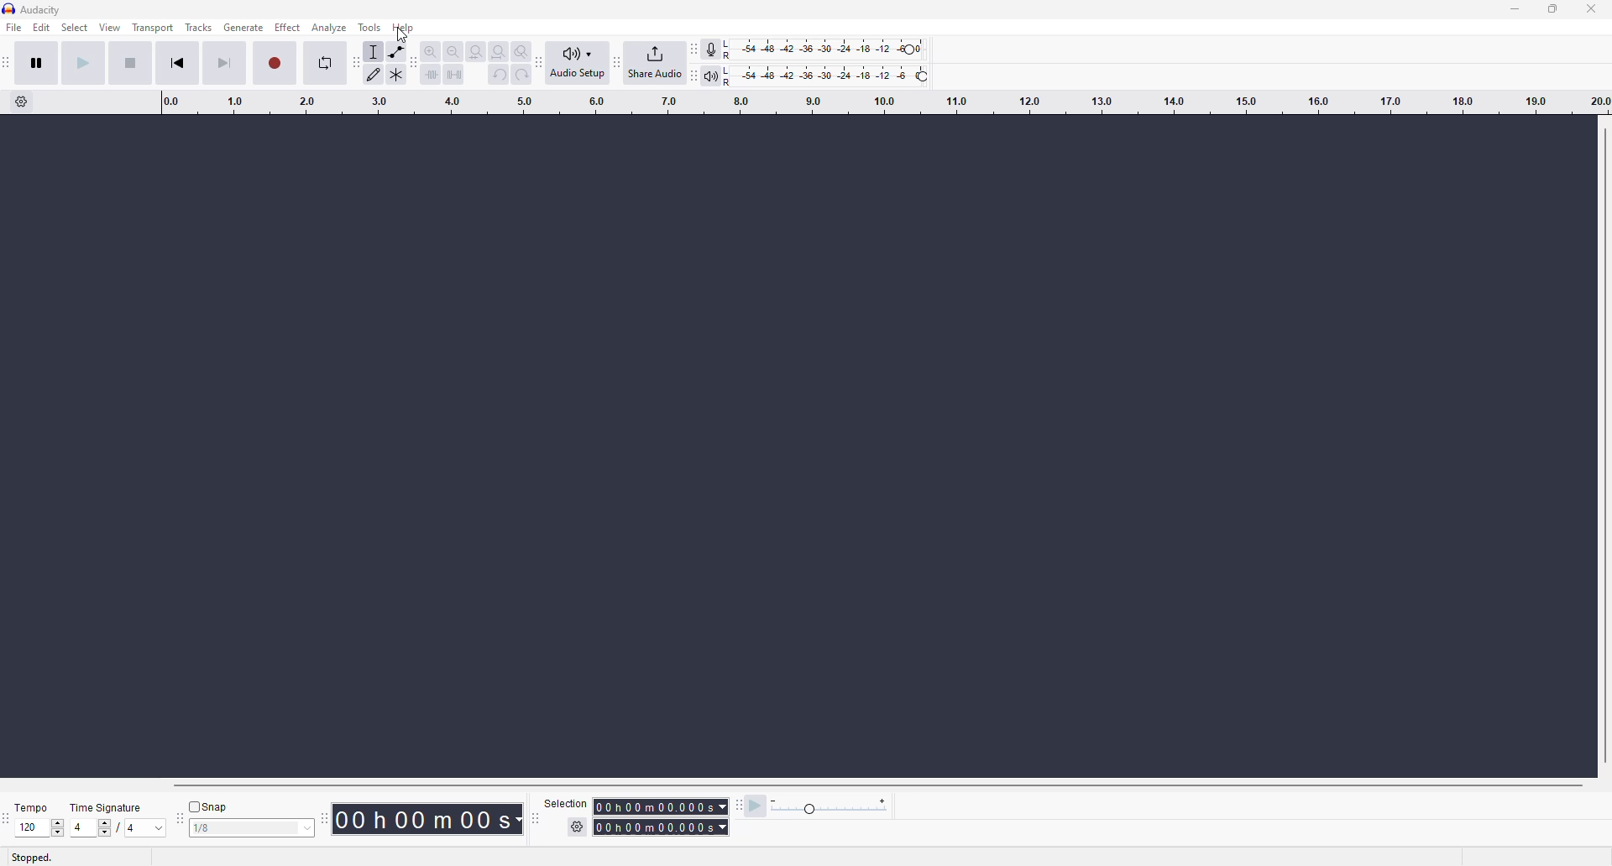  What do you see at coordinates (402, 37) in the screenshot?
I see `cursor` at bounding box center [402, 37].